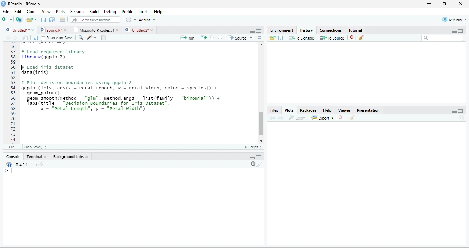 This screenshot has width=469, height=248. Describe the element at coordinates (68, 157) in the screenshot. I see `Background Jobs` at that location.